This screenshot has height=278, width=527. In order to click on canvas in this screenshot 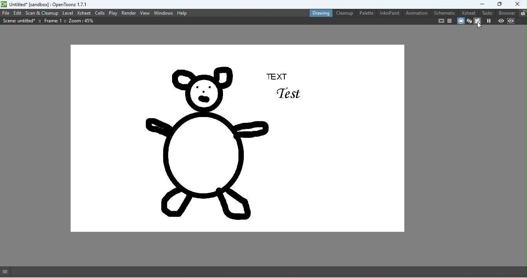, I will do `click(236, 140)`.